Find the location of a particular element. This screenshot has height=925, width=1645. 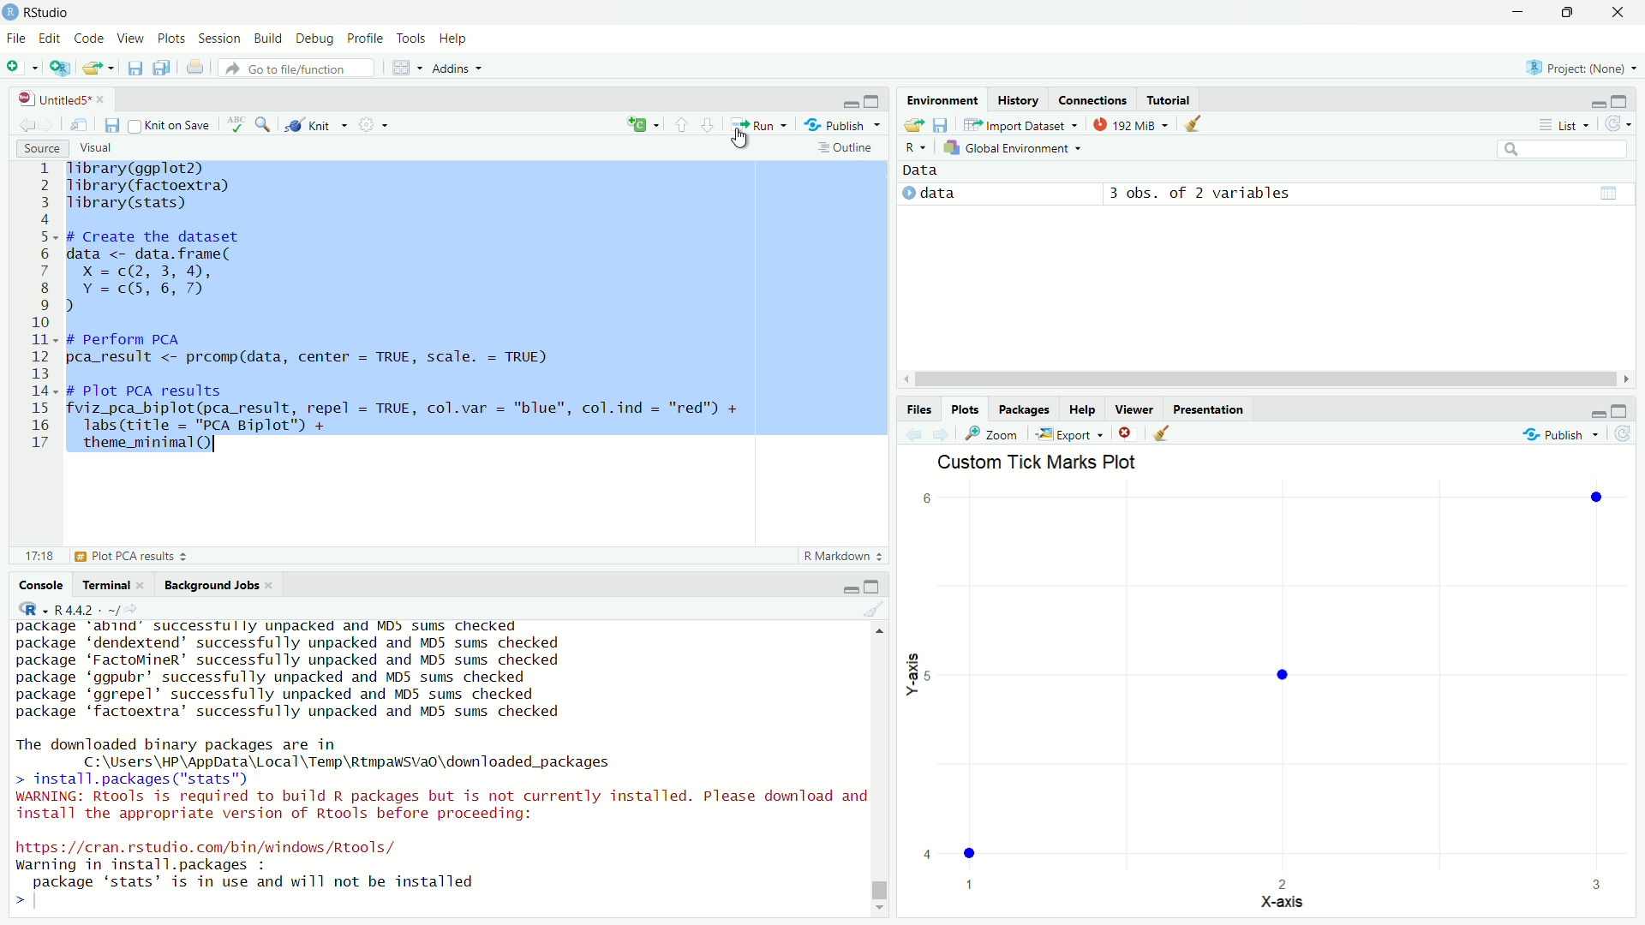

settings is located at coordinates (370, 122).